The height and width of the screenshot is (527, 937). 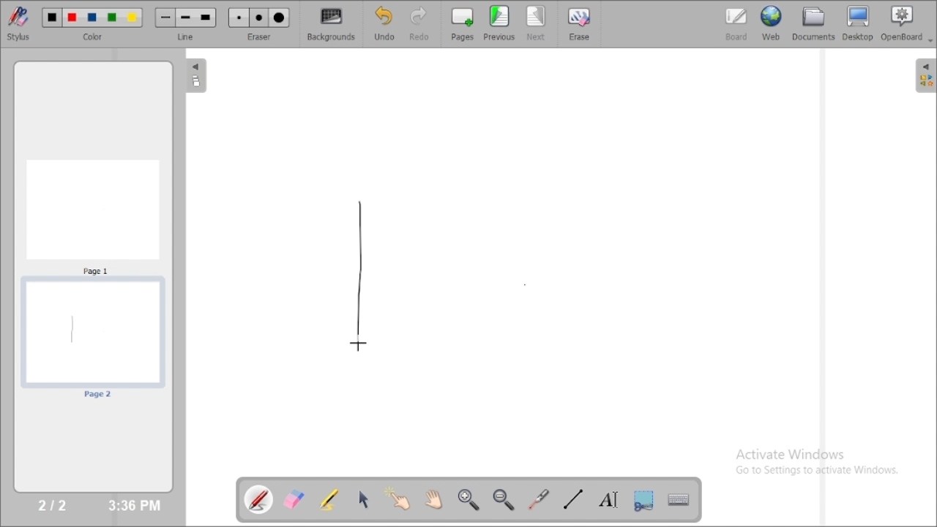 What do you see at coordinates (280, 18) in the screenshot?
I see `Large eraser` at bounding box center [280, 18].